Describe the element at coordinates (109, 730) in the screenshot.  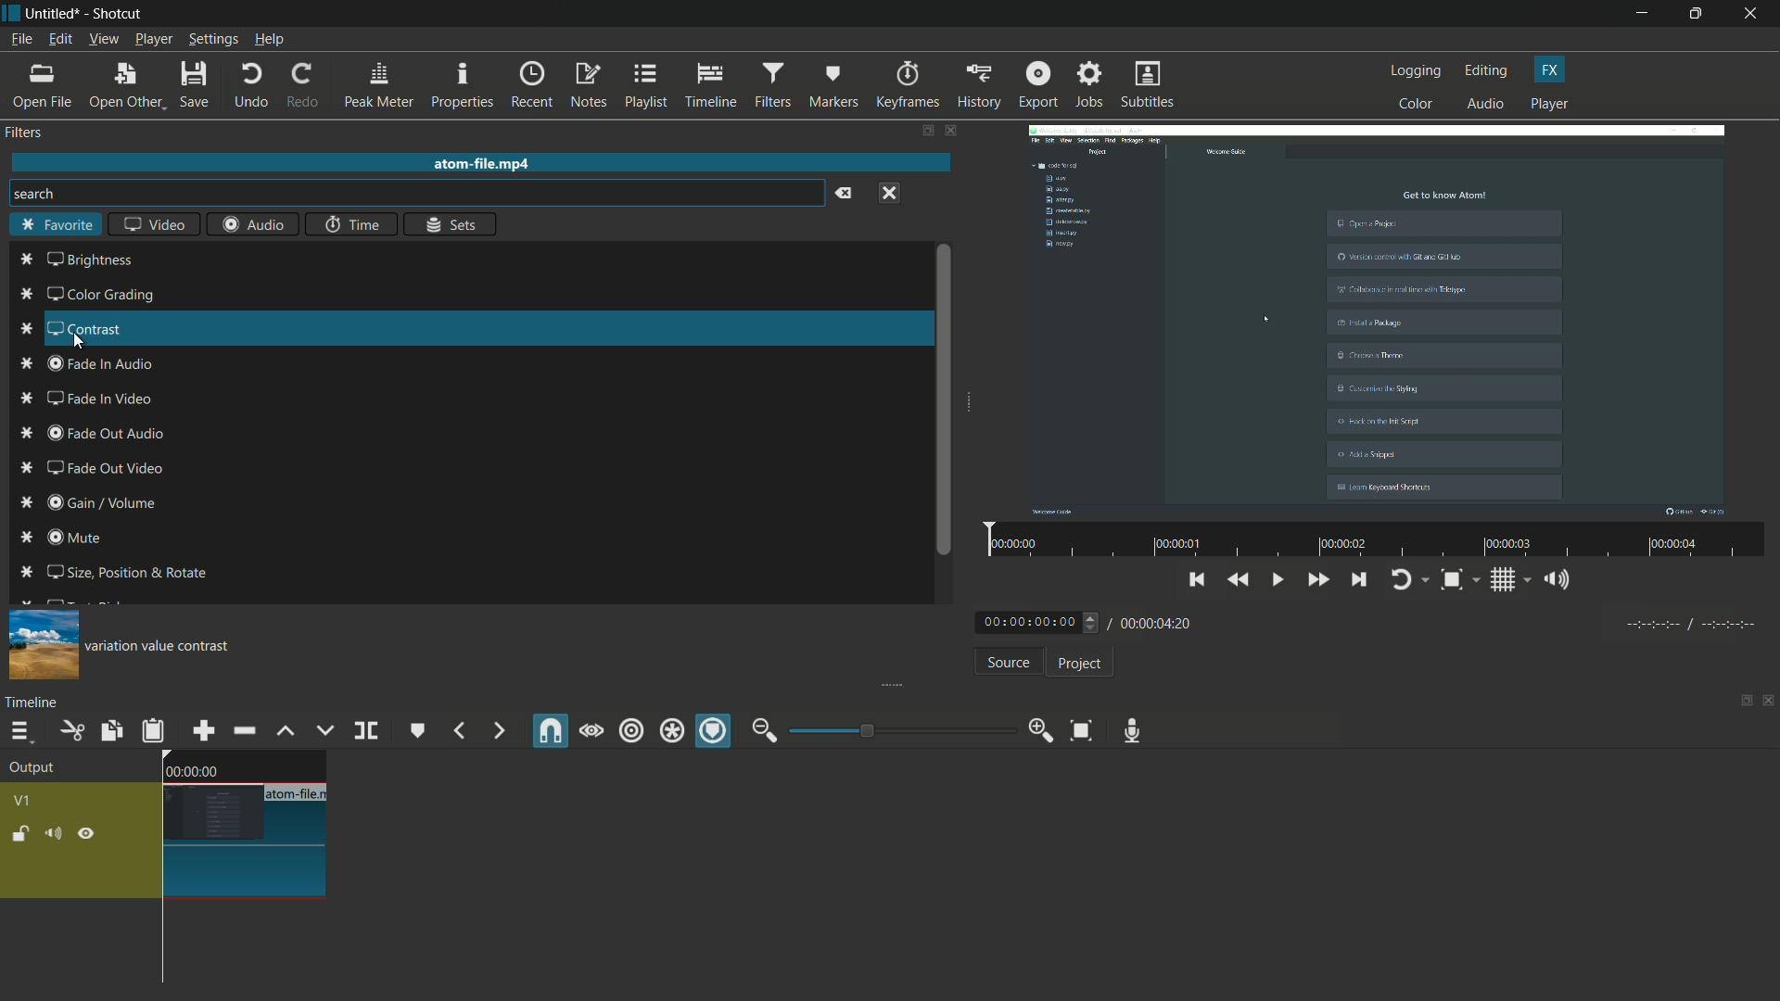
I see `copy` at that location.